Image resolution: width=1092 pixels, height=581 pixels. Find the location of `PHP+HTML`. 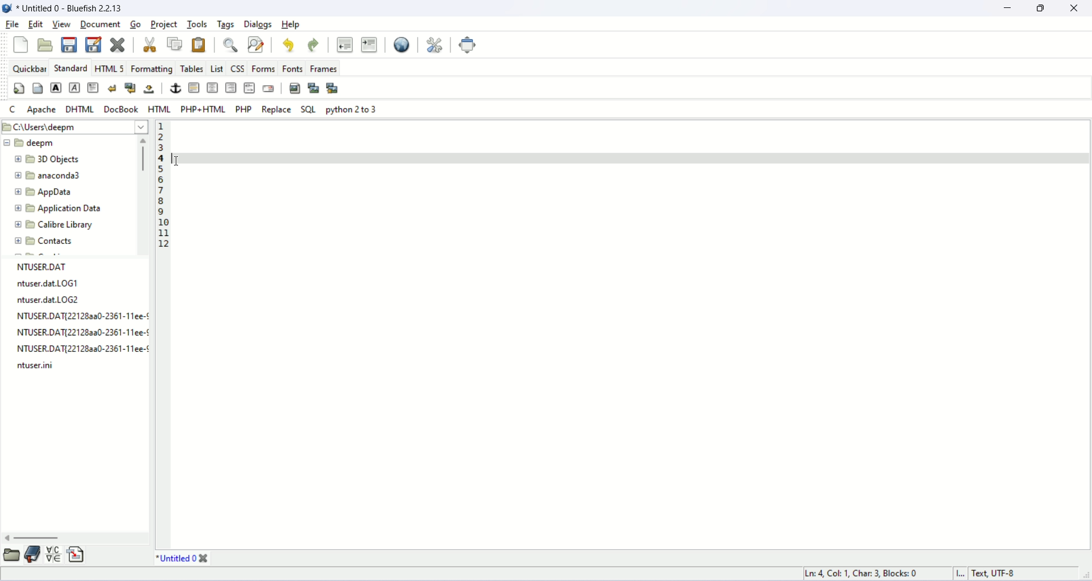

PHP+HTML is located at coordinates (204, 109).